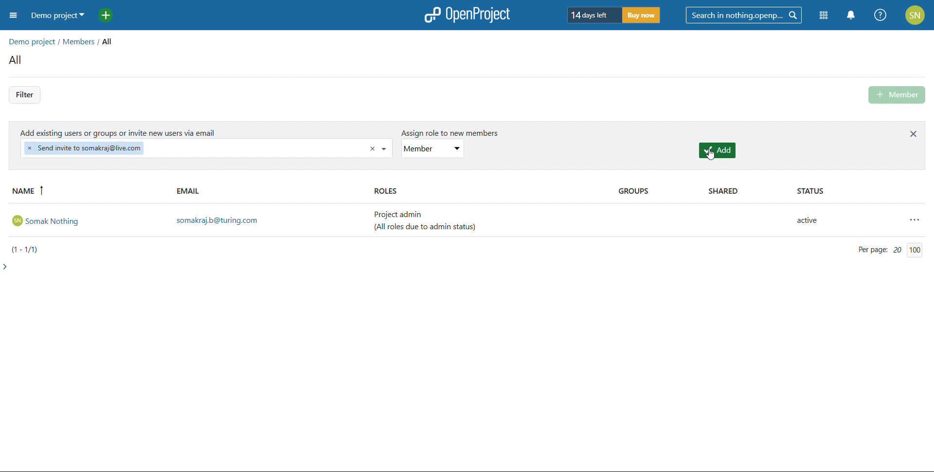 The width and height of the screenshot is (934, 472). What do you see at coordinates (88, 220) in the screenshot?
I see `somak Nothing ` at bounding box center [88, 220].